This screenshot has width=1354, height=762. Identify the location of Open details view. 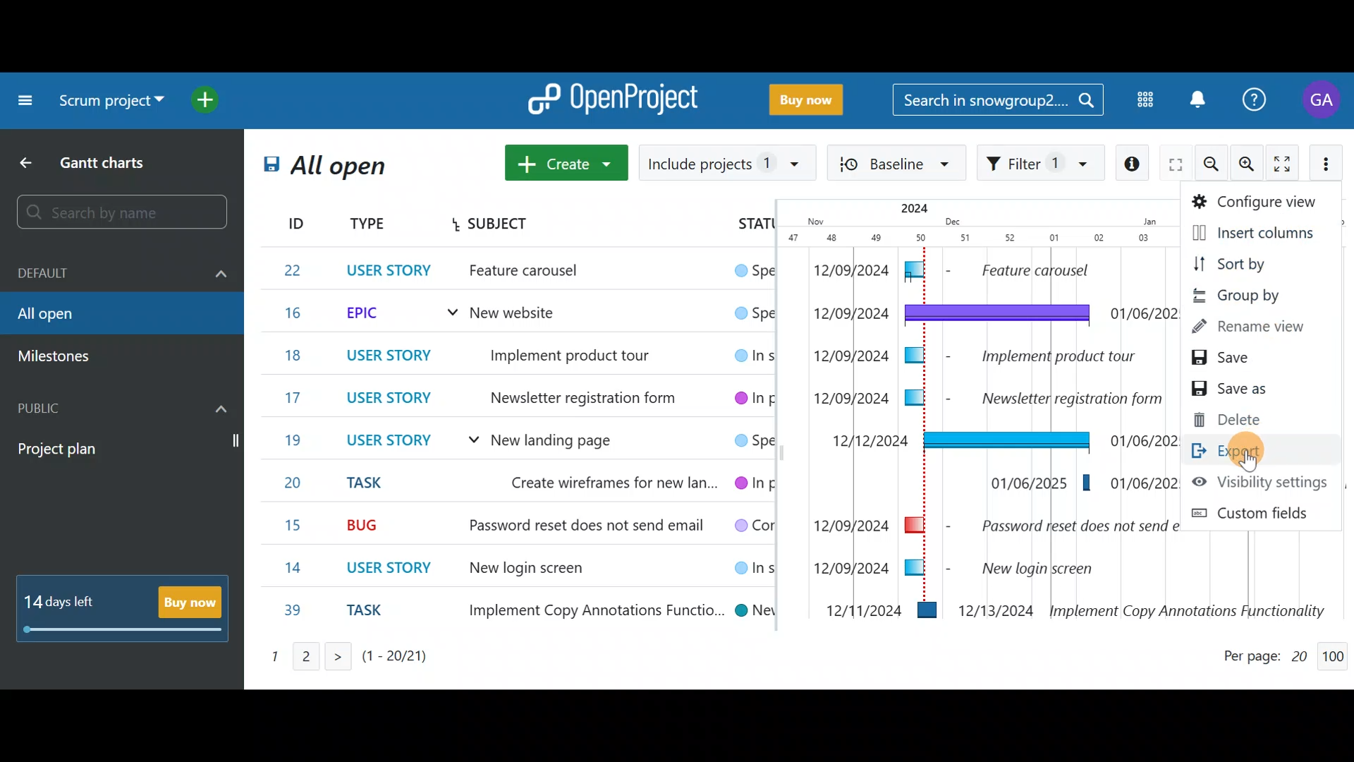
(1135, 164).